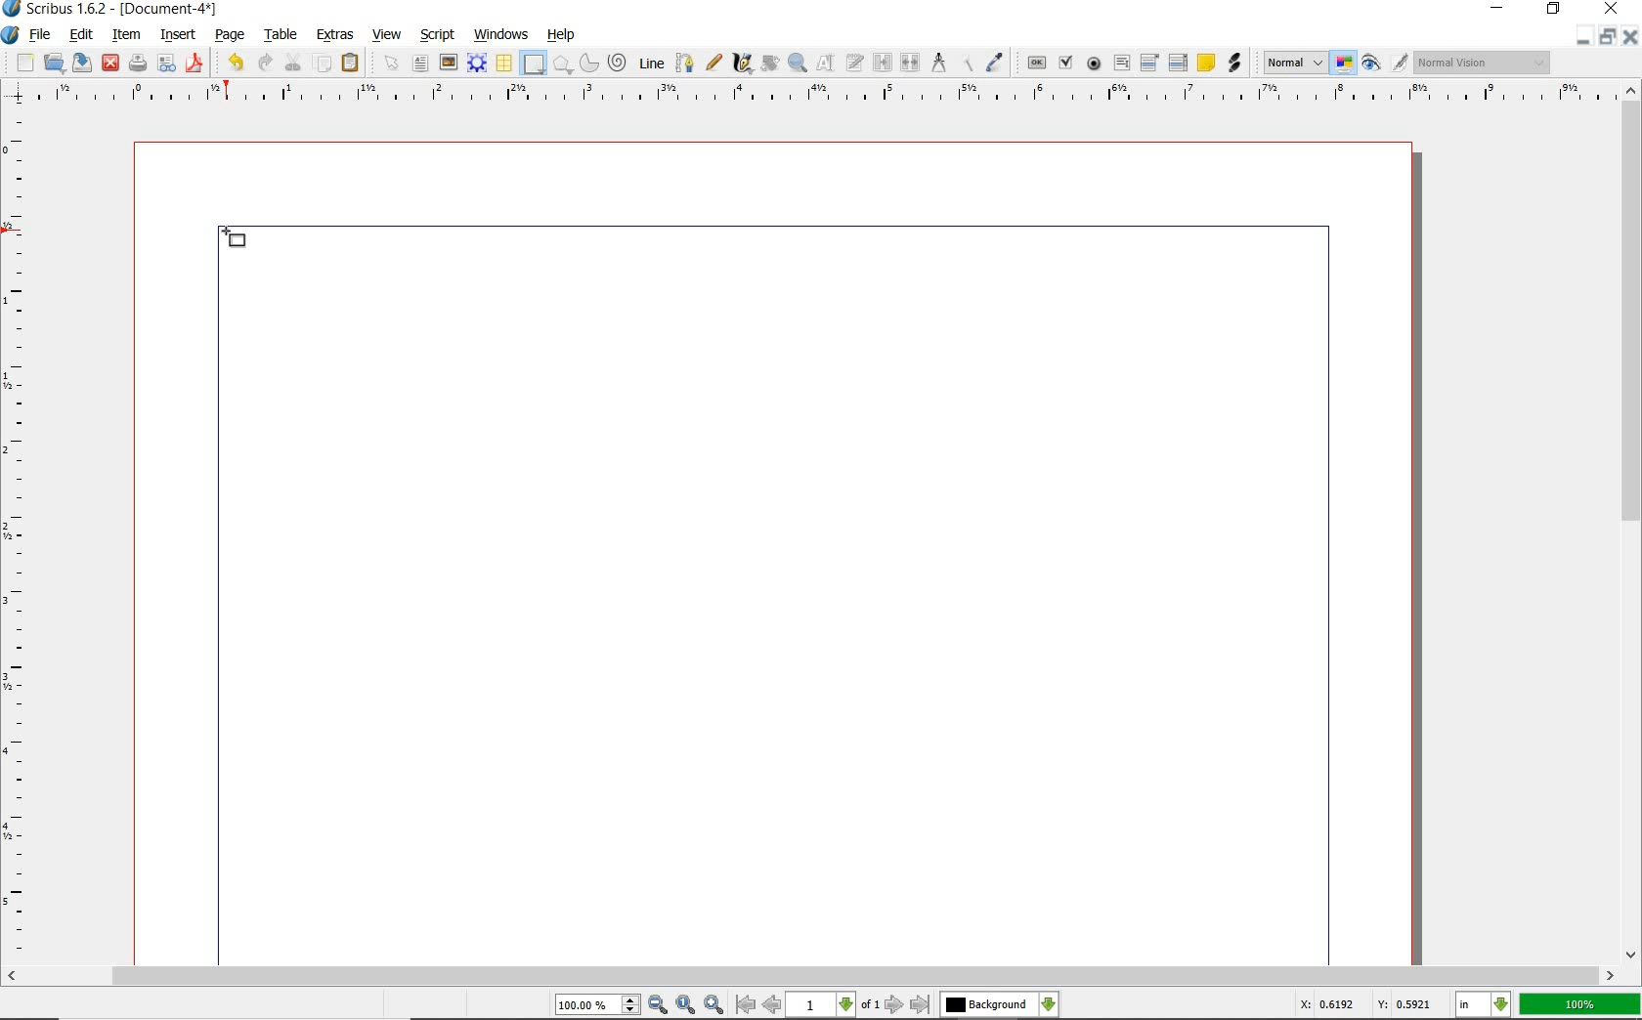 This screenshot has height=1020, width=1642. I want to click on windows, so click(500, 34).